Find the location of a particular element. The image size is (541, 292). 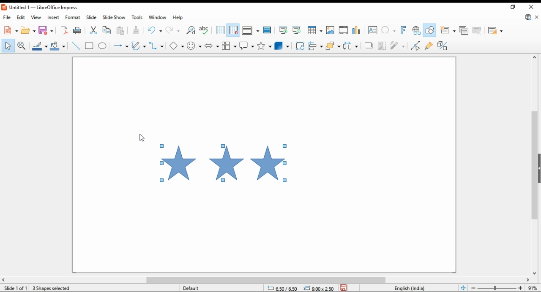

grouped is located at coordinates (224, 163).